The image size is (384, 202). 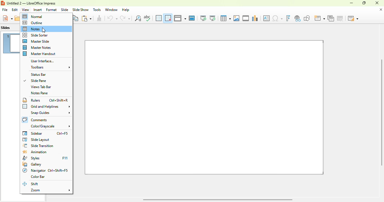 I want to click on toolbars, so click(x=50, y=67).